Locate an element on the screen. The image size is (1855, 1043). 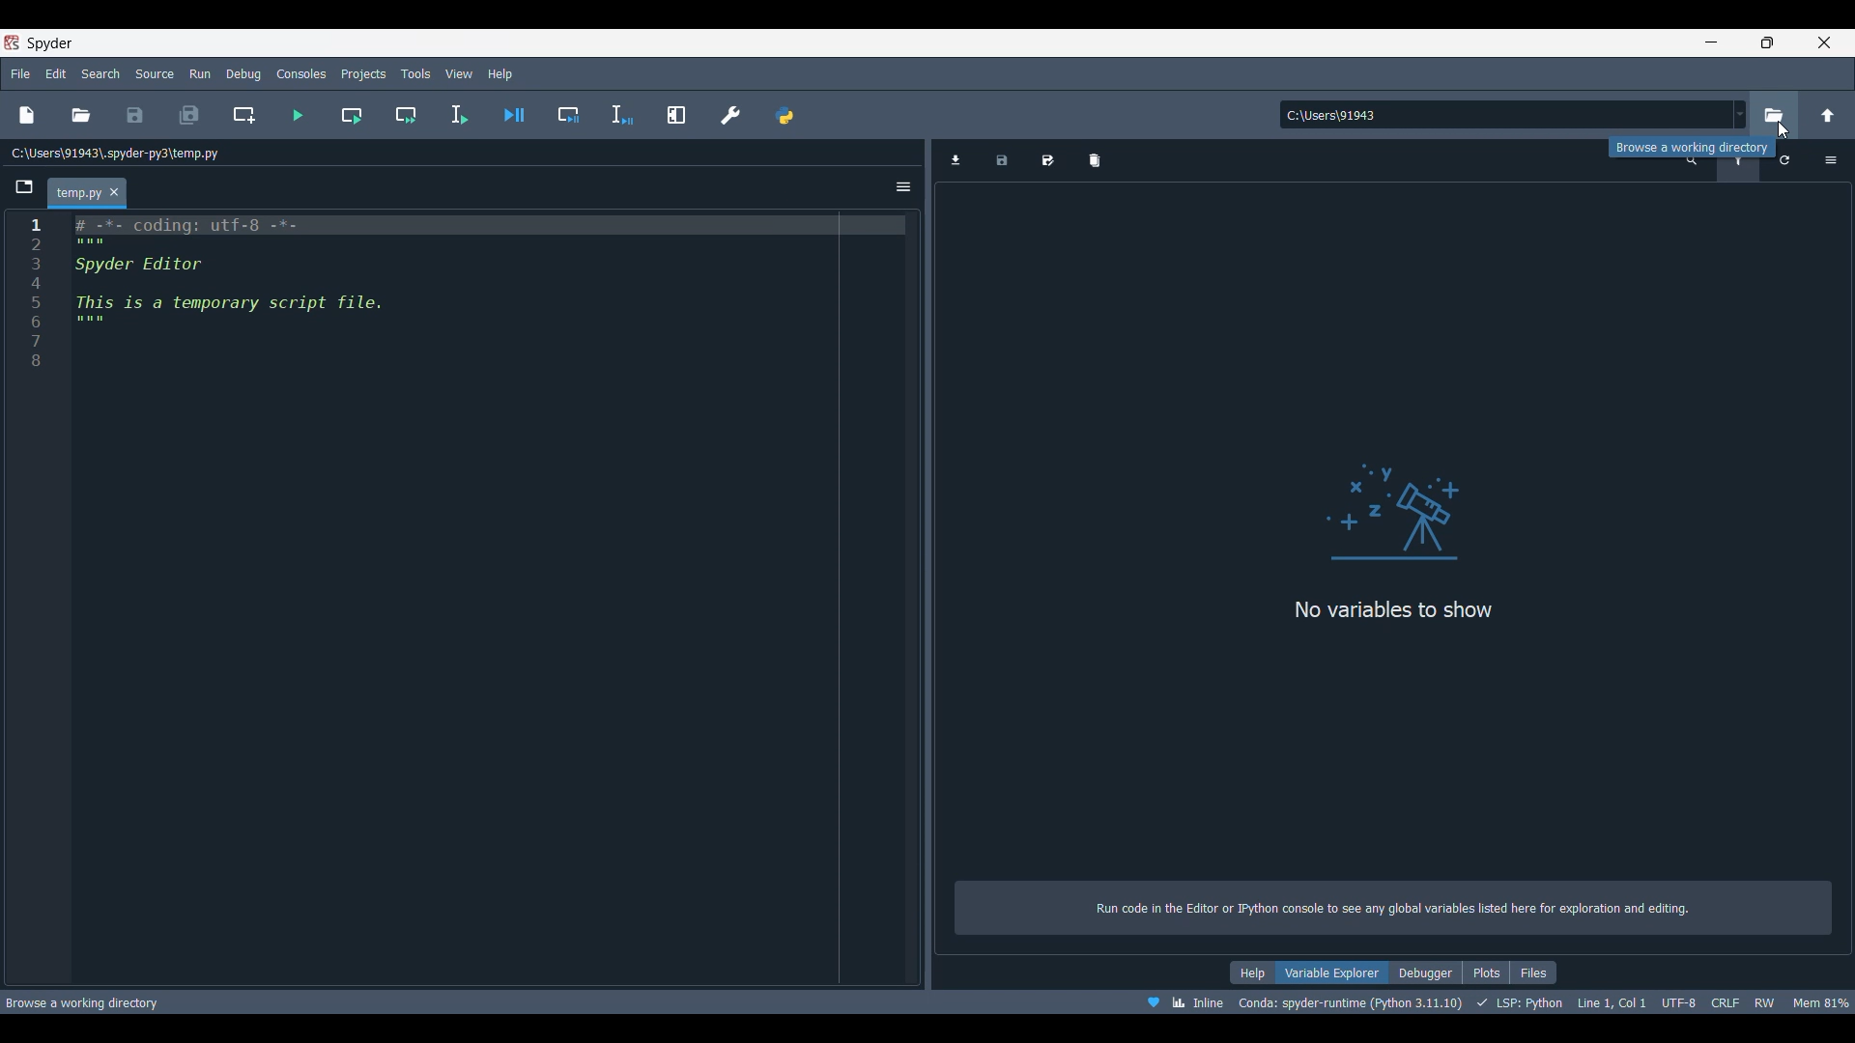
Browse tabs is located at coordinates (24, 187).